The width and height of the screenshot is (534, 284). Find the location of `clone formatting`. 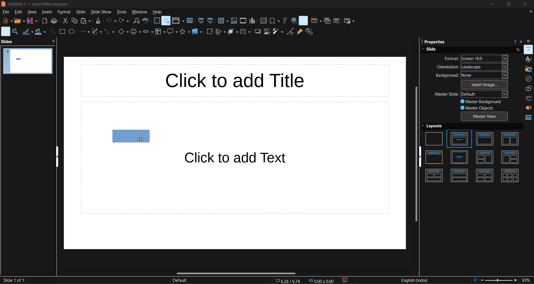

clone formatting is located at coordinates (98, 21).